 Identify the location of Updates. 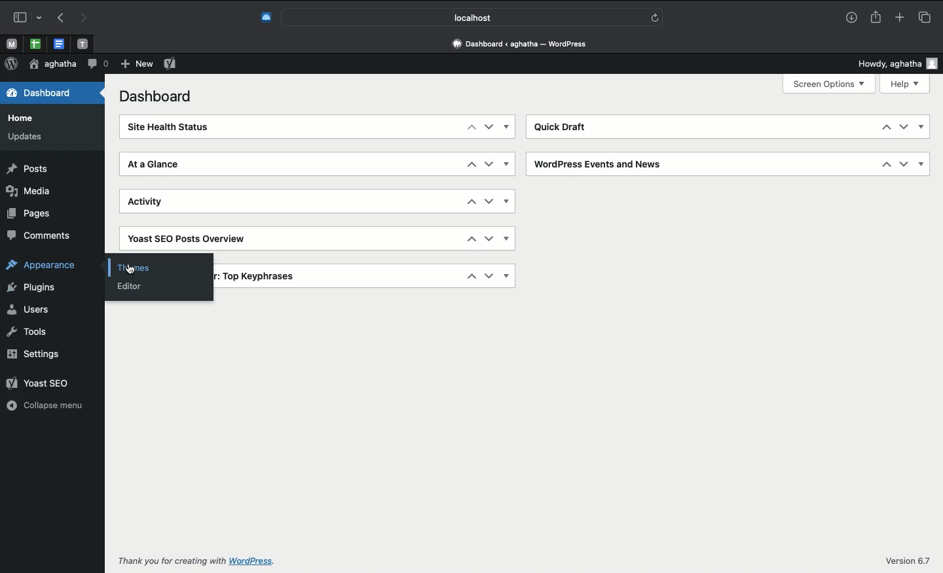
(32, 137).